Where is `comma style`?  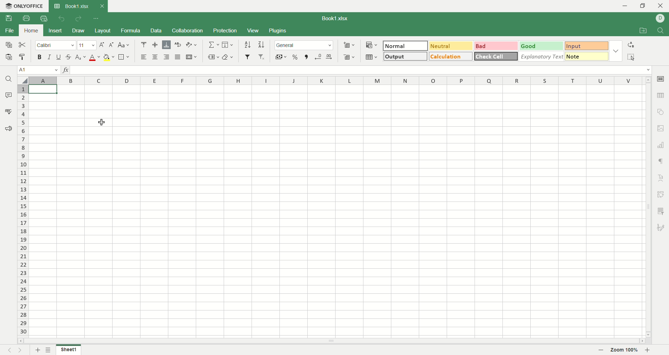
comma style is located at coordinates (306, 57).